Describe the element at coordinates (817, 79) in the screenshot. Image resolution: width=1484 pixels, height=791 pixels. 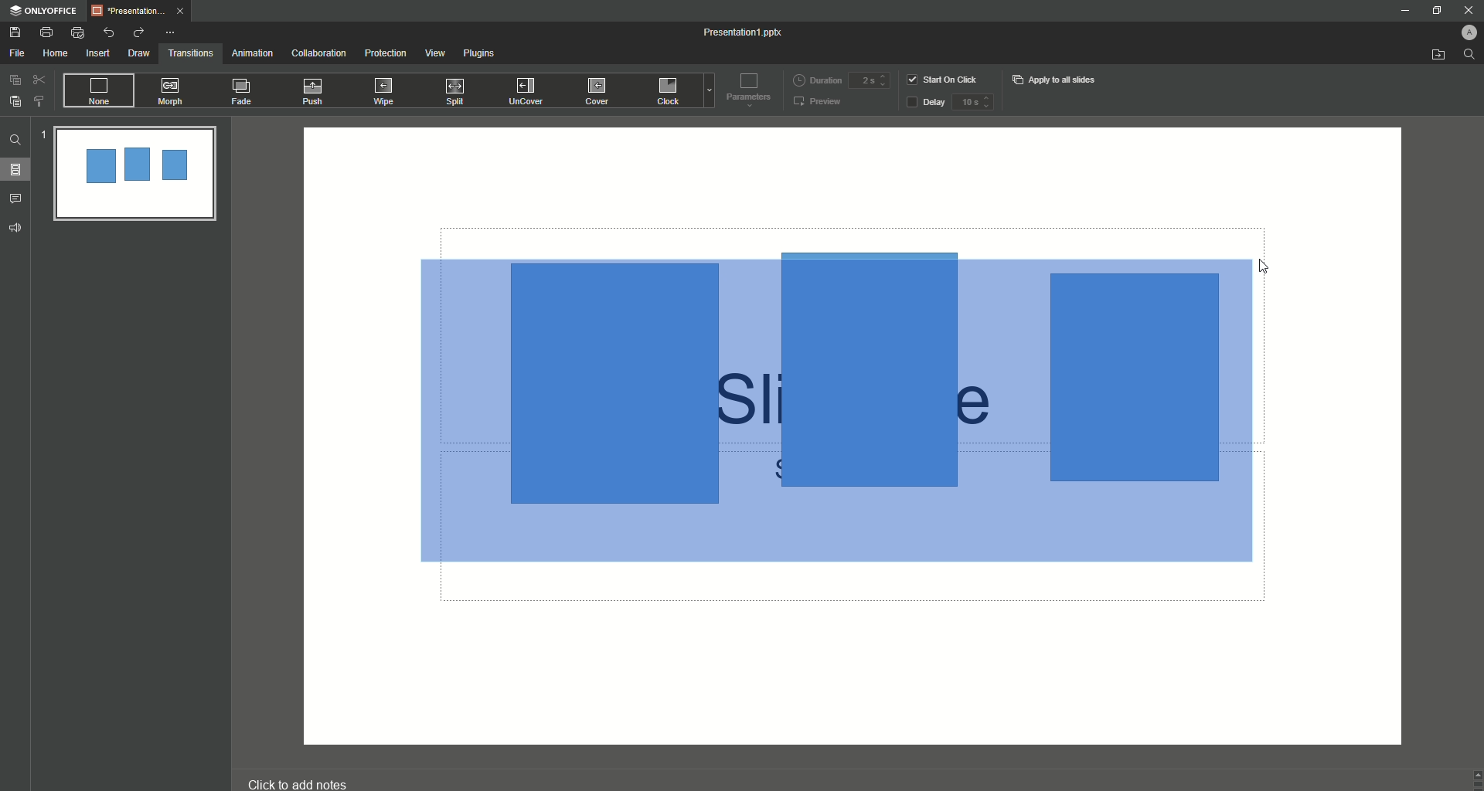
I see `Duration` at that location.